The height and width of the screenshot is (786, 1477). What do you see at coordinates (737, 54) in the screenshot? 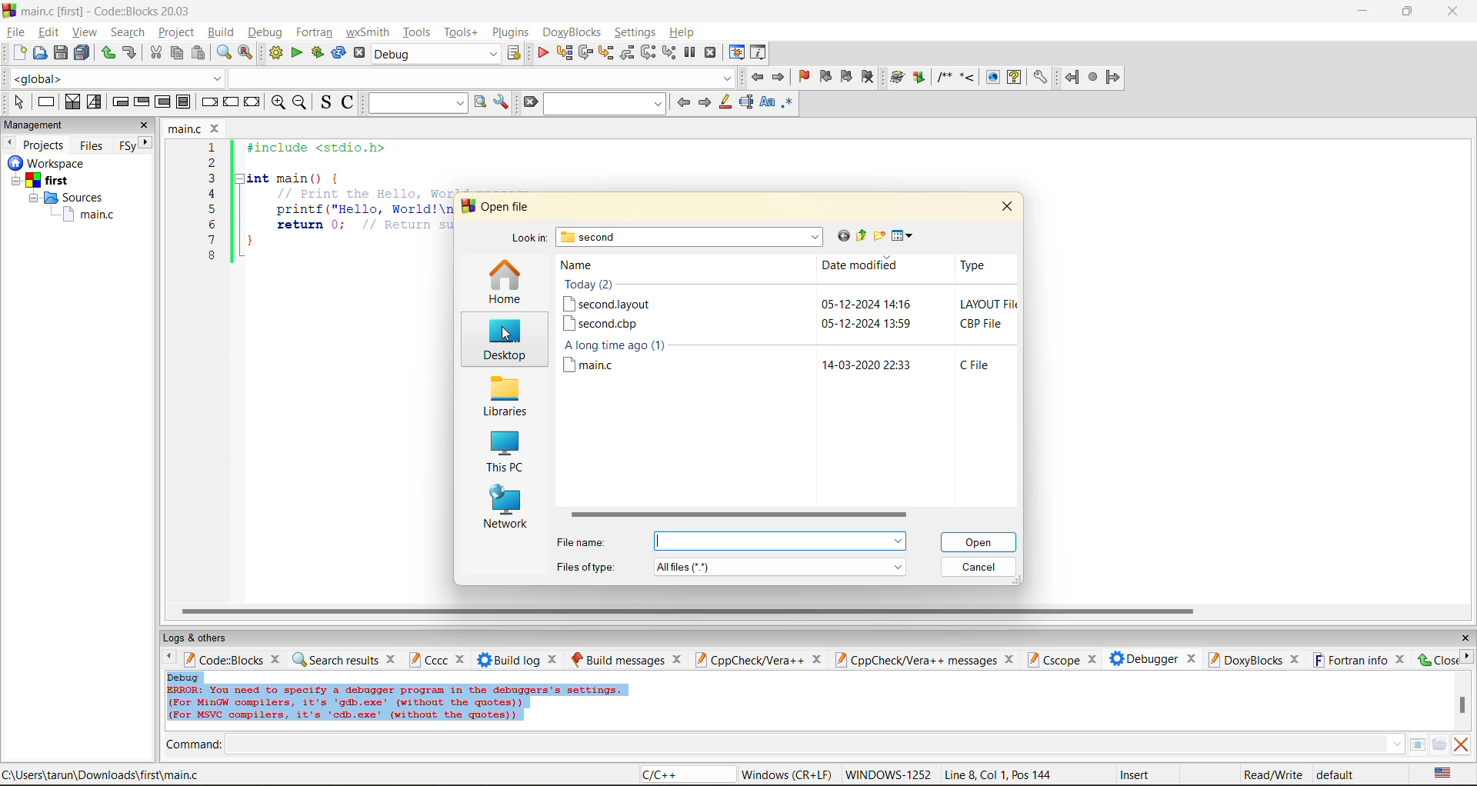
I see `debugging windows` at bounding box center [737, 54].